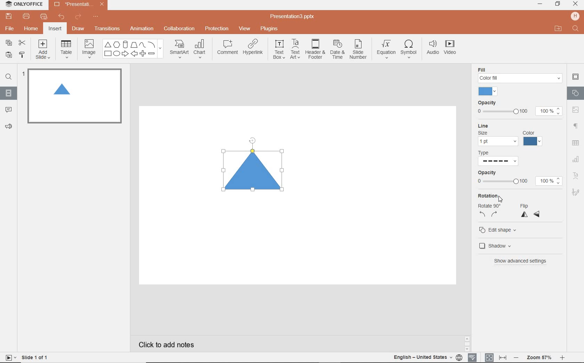  I want to click on COMMENT, so click(227, 49).